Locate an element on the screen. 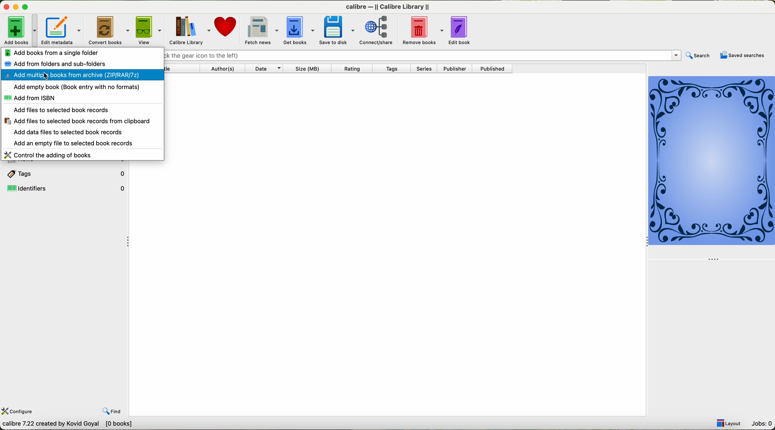 This screenshot has width=775, height=430. add files to is located at coordinates (76, 121).